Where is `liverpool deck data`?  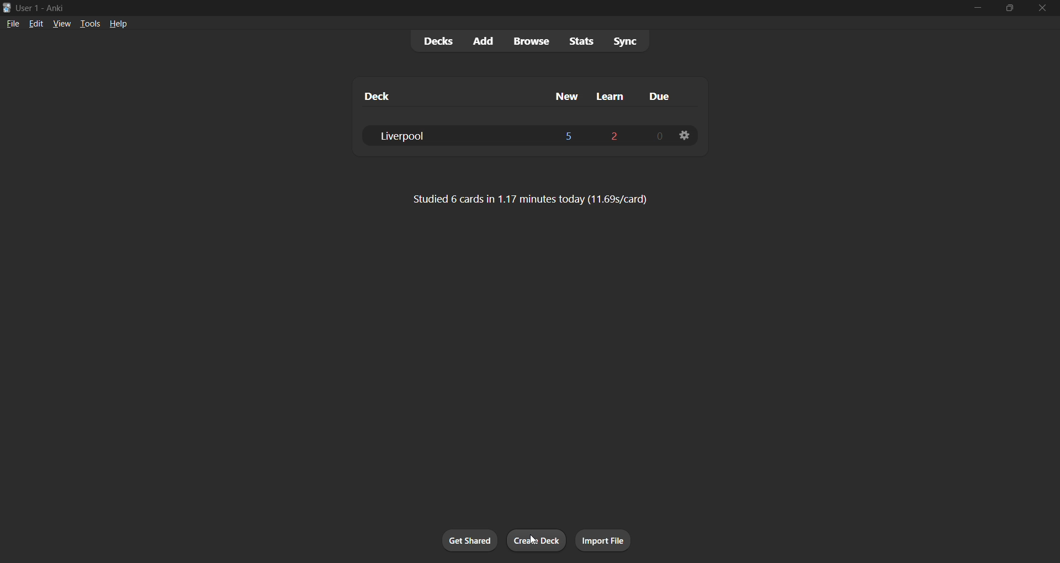 liverpool deck data is located at coordinates (516, 134).